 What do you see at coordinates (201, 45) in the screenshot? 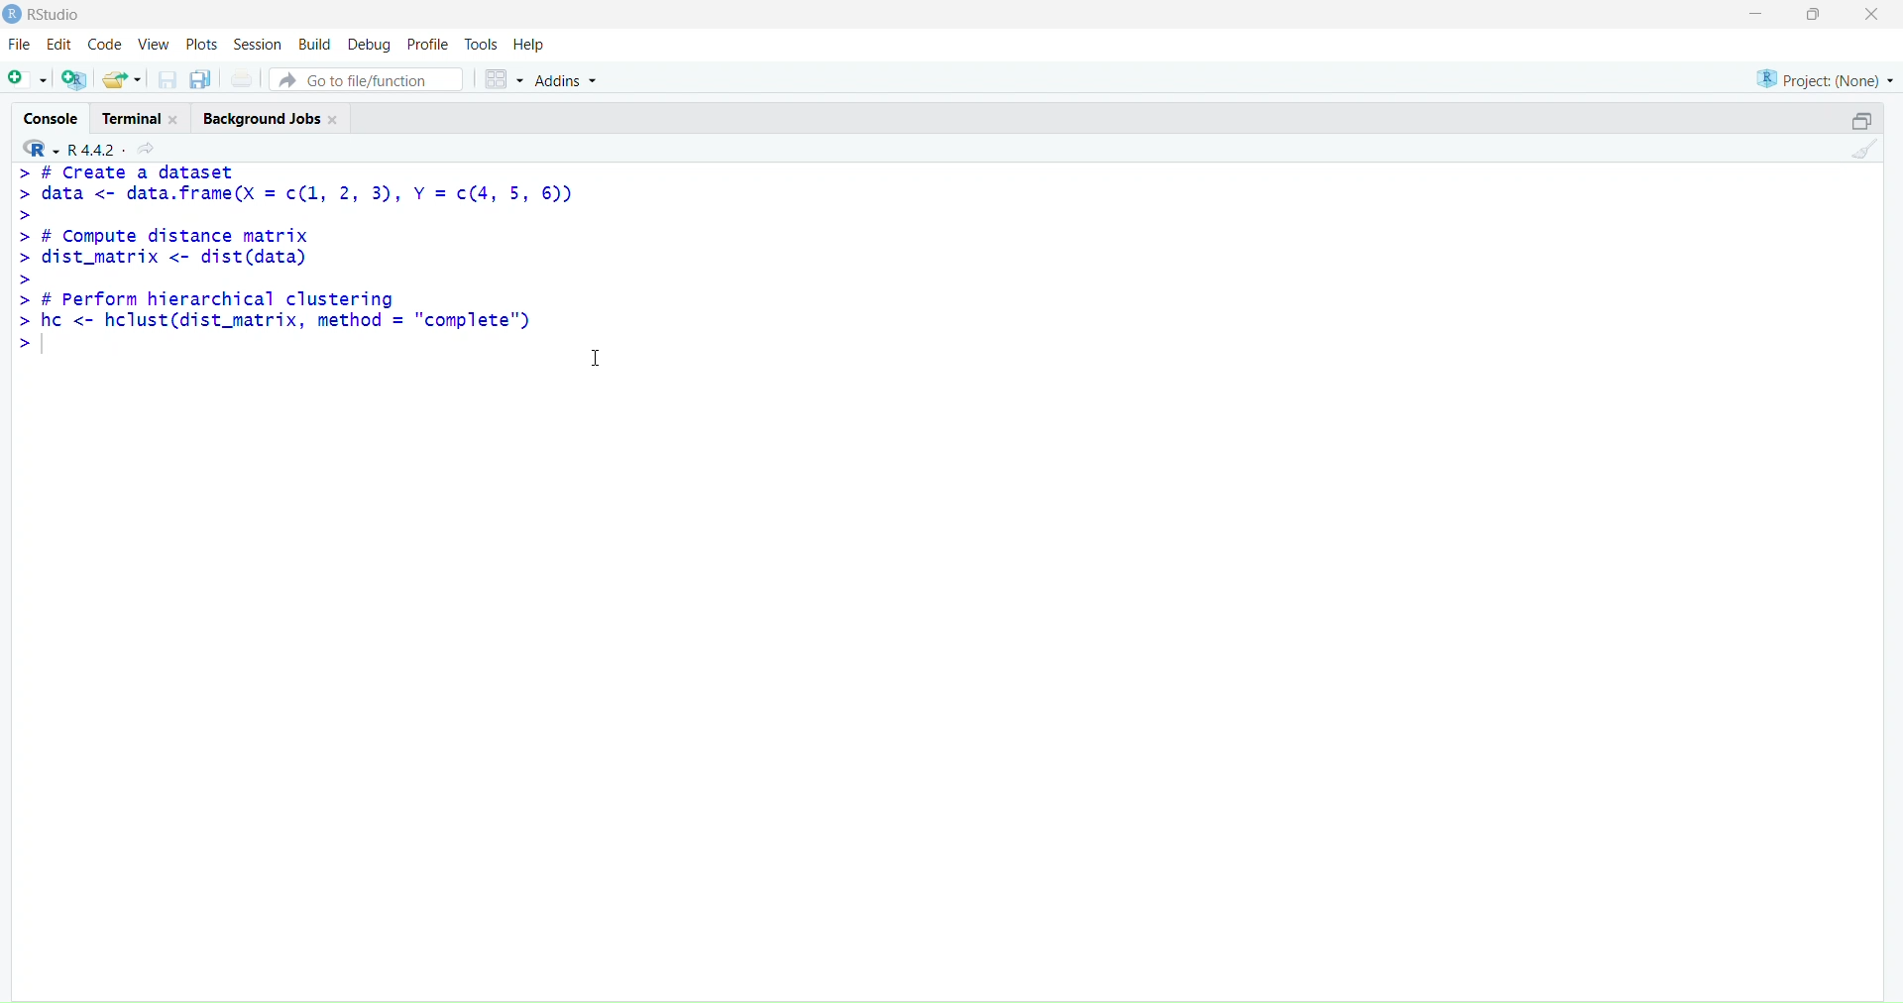
I see `Plots` at bounding box center [201, 45].